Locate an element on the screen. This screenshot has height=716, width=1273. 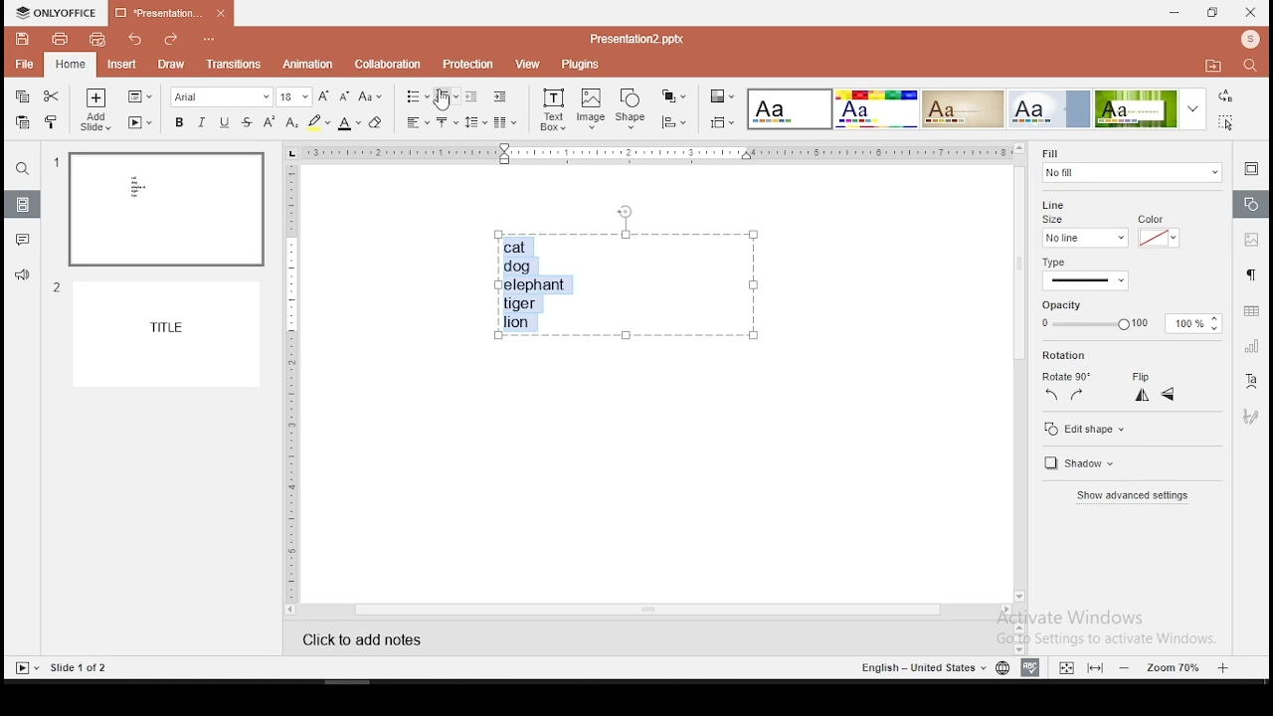
underline is located at coordinates (225, 121).